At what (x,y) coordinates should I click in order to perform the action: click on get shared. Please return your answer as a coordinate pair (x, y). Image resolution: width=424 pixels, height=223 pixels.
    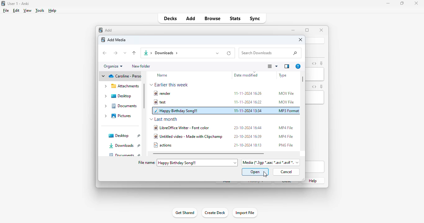
    Looking at the image, I should click on (184, 213).